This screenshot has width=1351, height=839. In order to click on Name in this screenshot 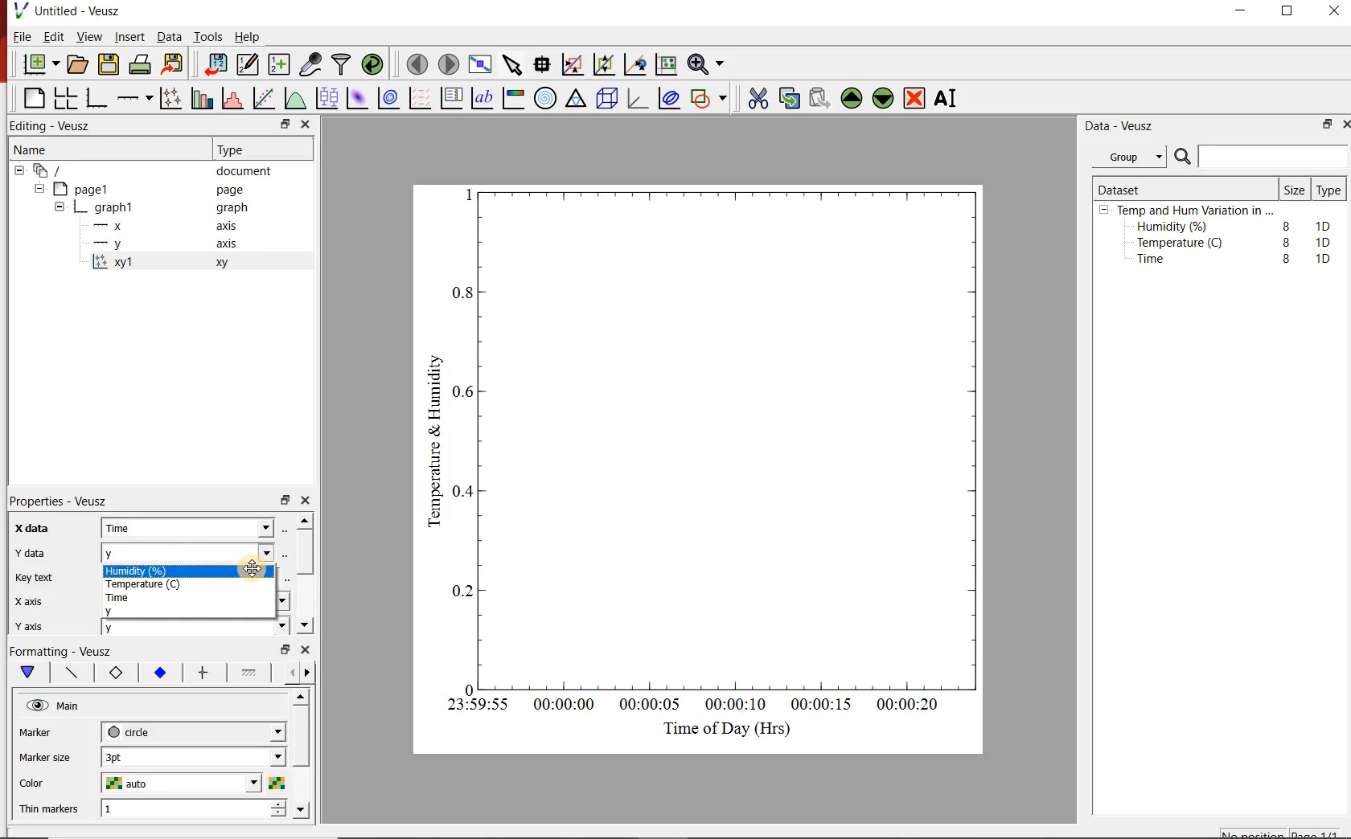, I will do `click(45, 151)`.